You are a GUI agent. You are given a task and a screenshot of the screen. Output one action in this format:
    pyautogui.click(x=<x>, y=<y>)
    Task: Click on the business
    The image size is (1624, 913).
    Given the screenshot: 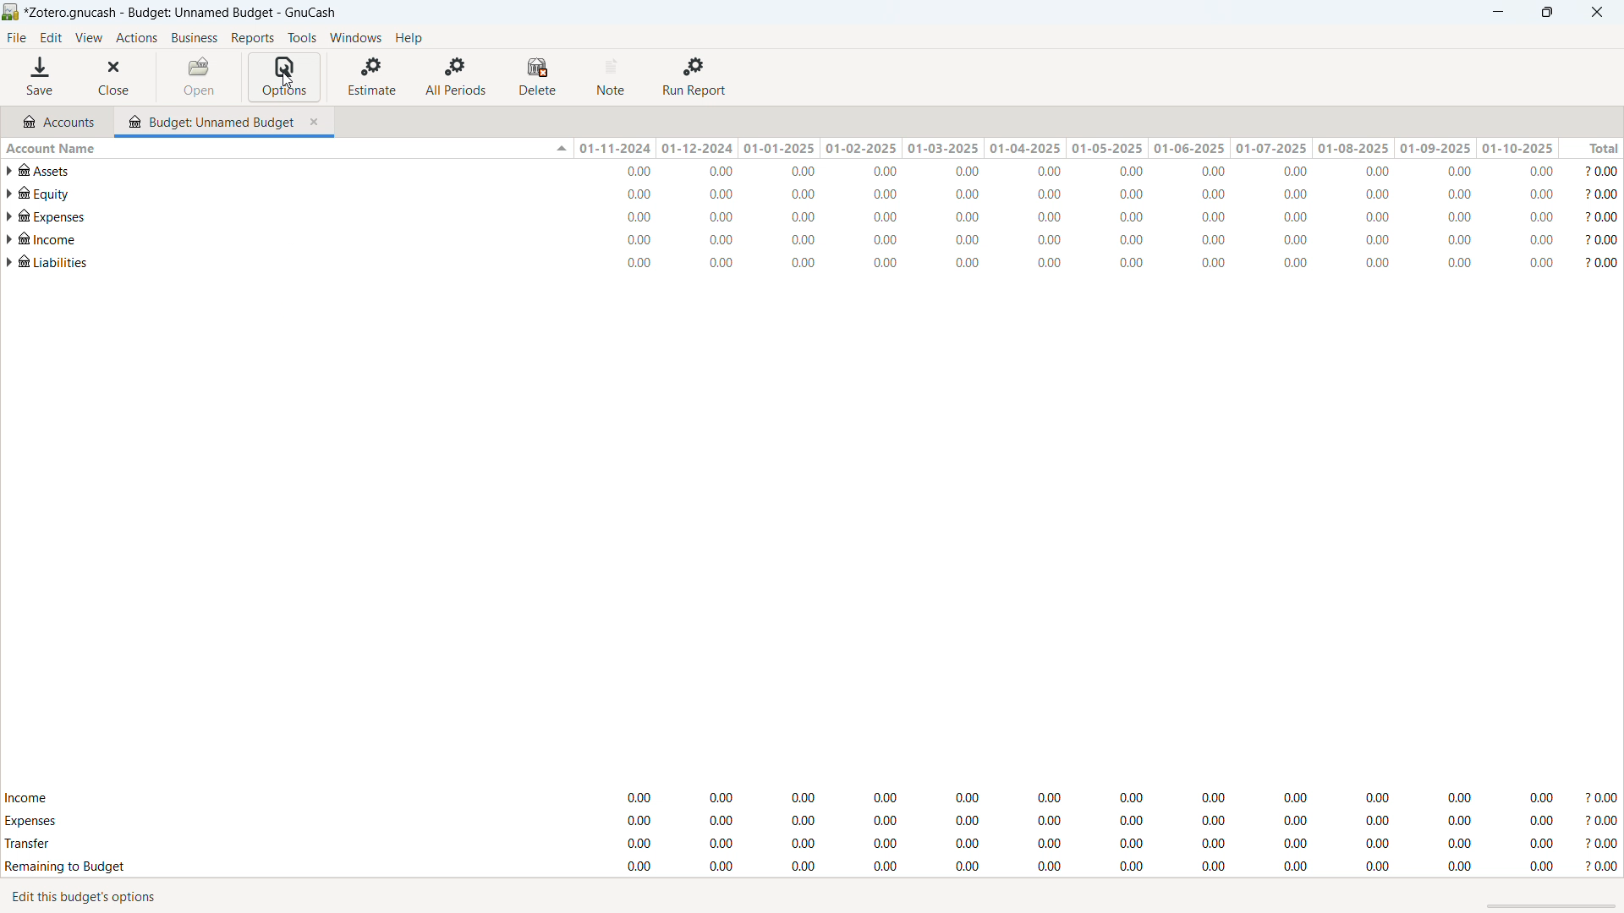 What is the action you would take?
    pyautogui.click(x=195, y=38)
    